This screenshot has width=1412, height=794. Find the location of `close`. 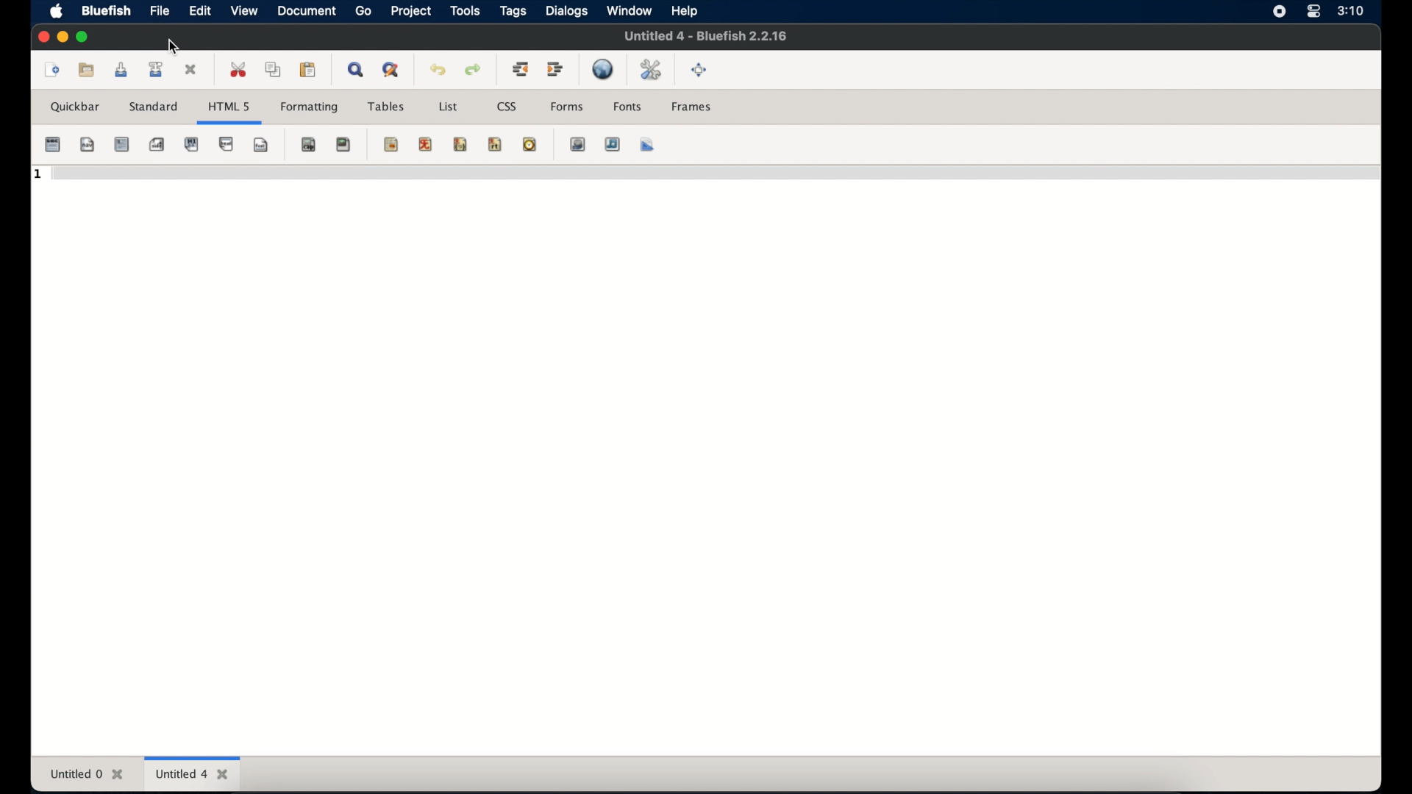

close is located at coordinates (42, 37).